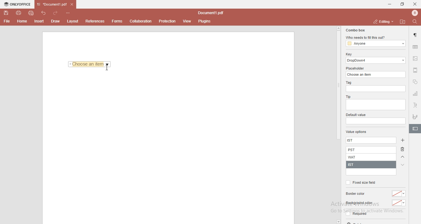  What do you see at coordinates (360, 182) in the screenshot?
I see `fixed size field` at bounding box center [360, 182].